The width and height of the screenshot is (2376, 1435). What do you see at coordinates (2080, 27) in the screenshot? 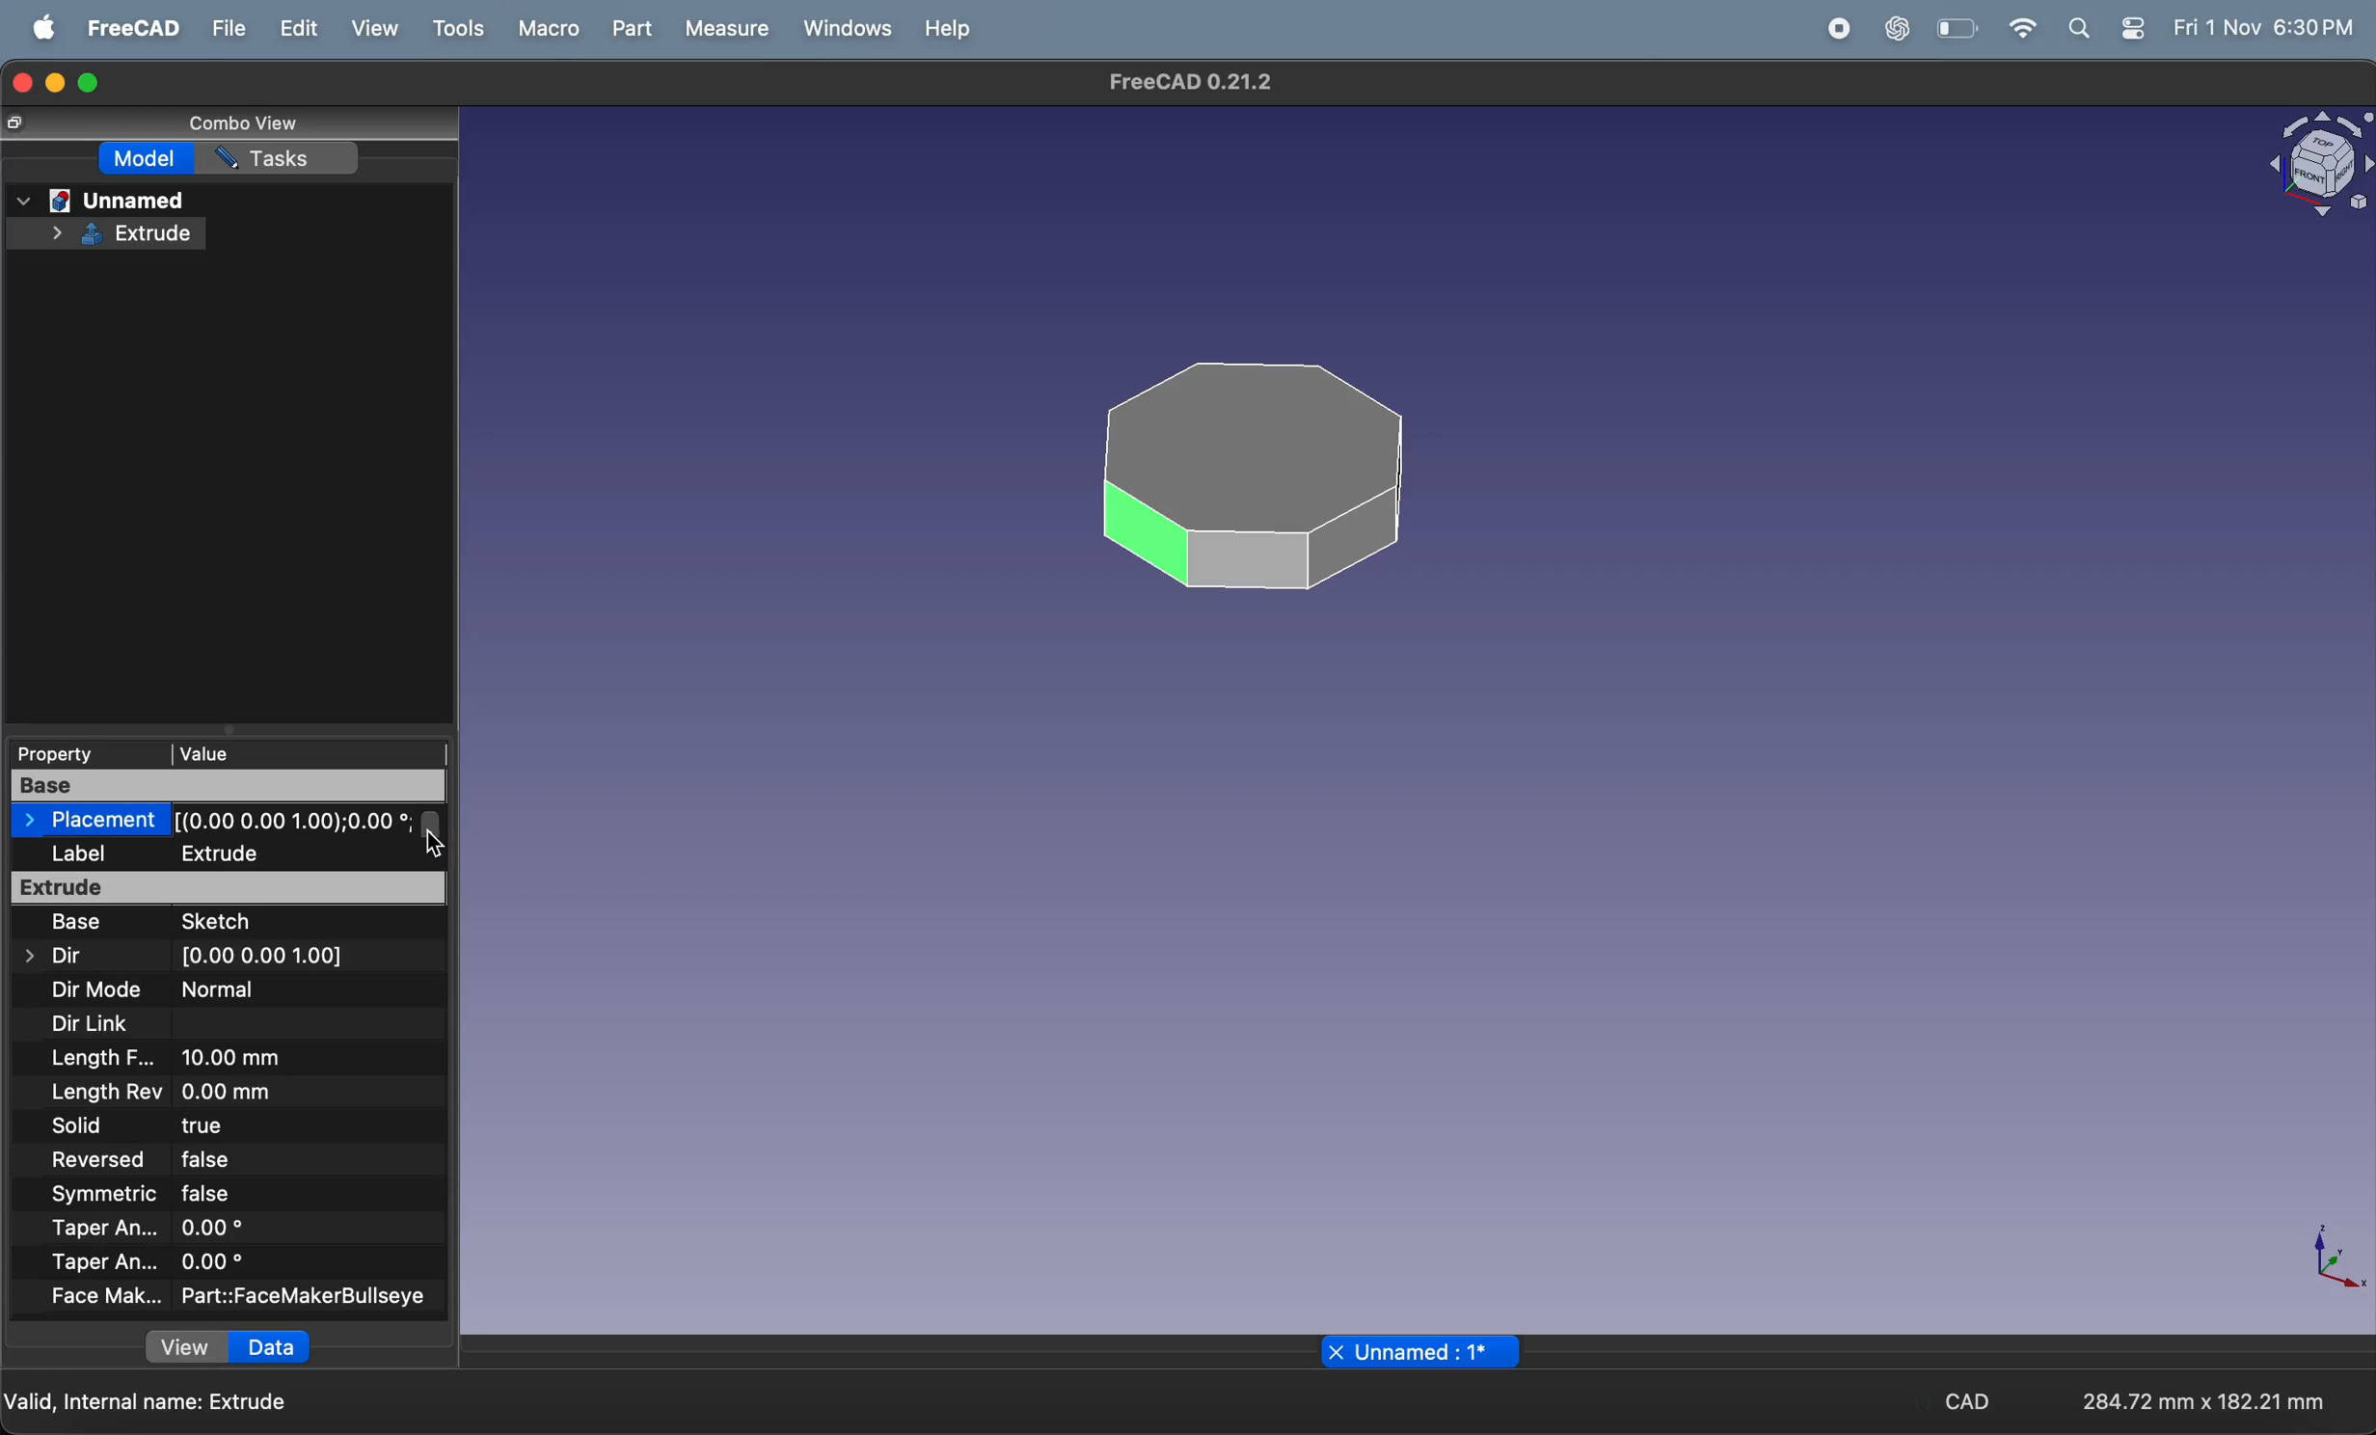
I see `search` at bounding box center [2080, 27].